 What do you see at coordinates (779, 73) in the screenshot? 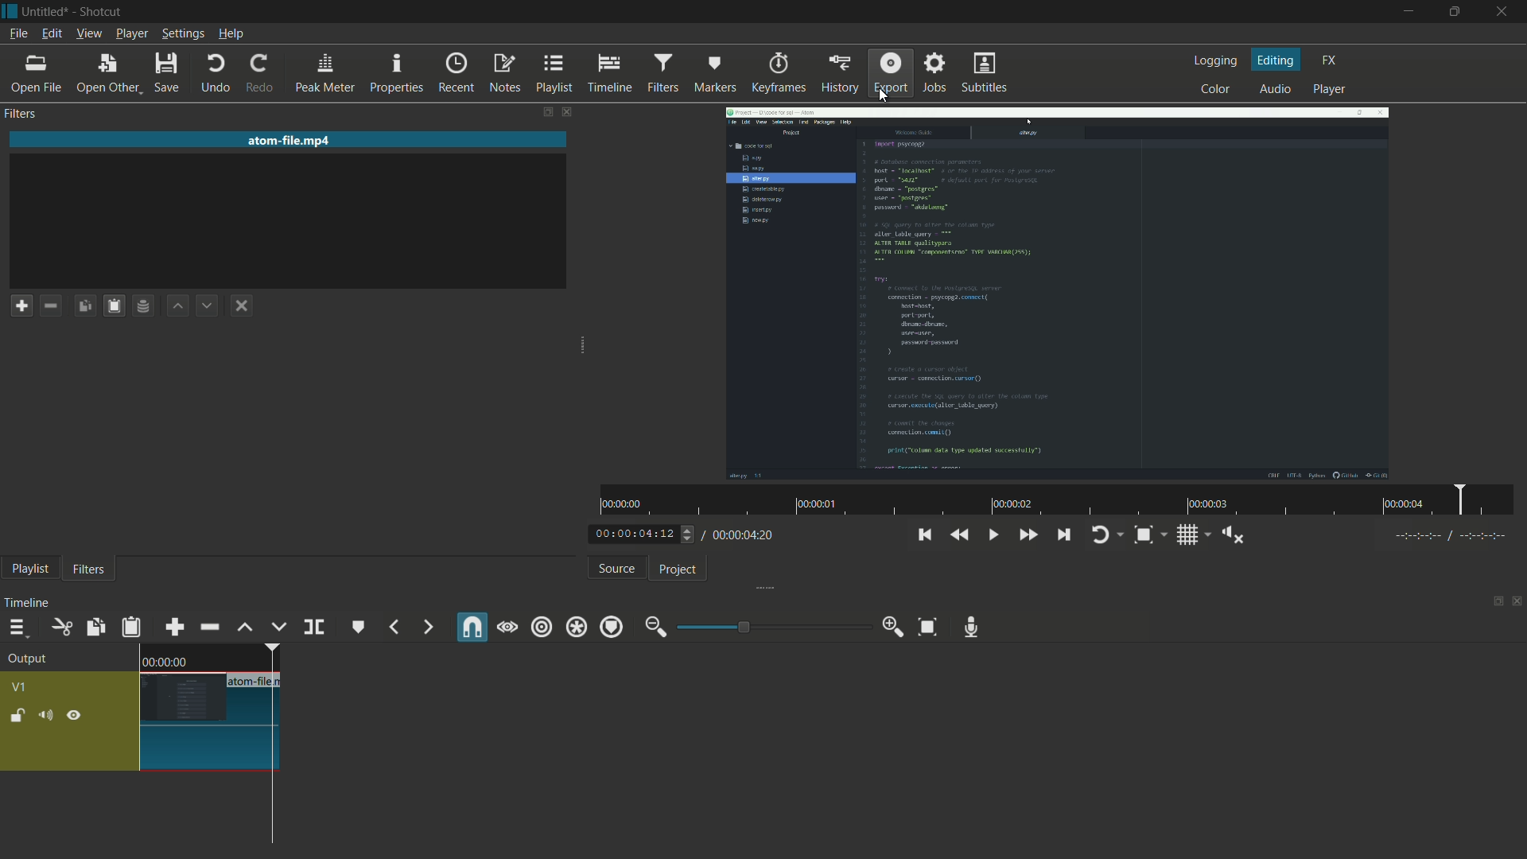
I see `keyframes` at bounding box center [779, 73].